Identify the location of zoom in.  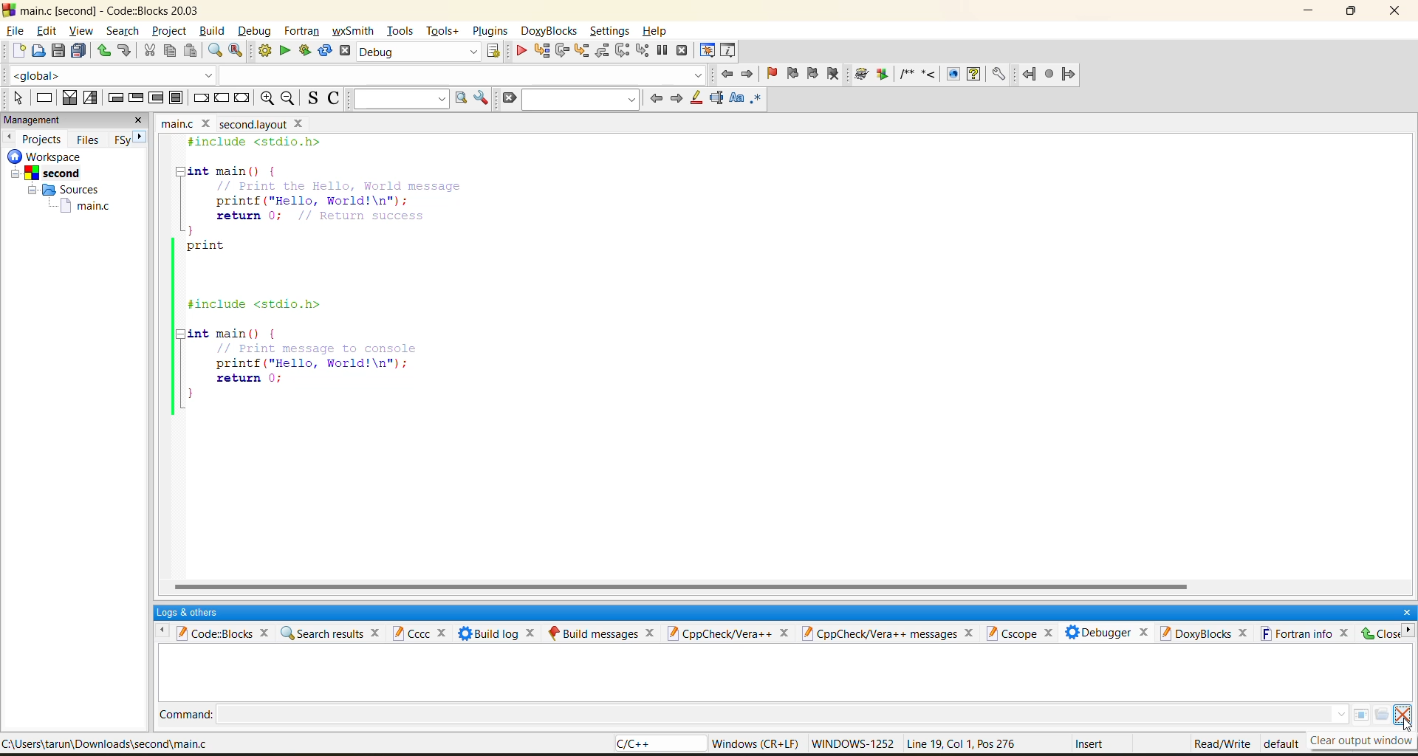
(270, 99).